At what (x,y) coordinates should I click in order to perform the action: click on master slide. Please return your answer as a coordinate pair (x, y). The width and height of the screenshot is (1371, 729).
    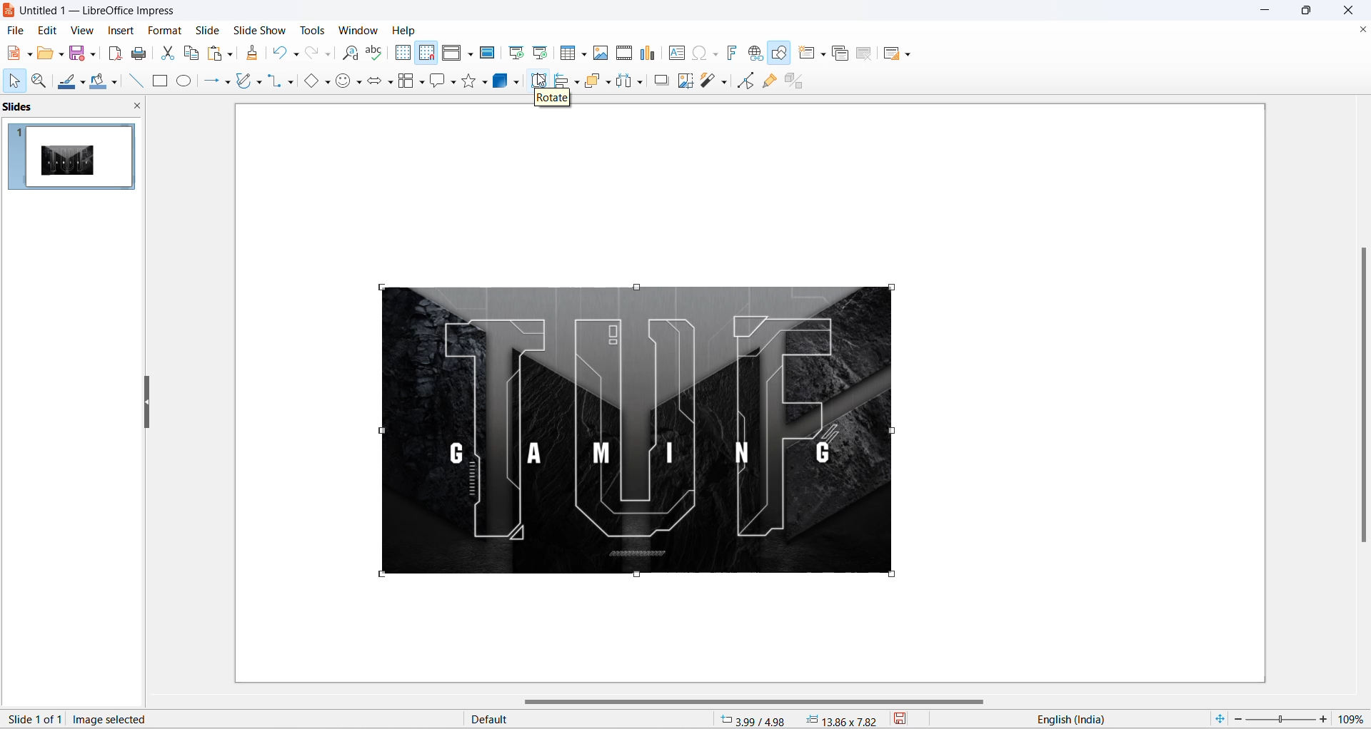
    Looking at the image, I should click on (489, 52).